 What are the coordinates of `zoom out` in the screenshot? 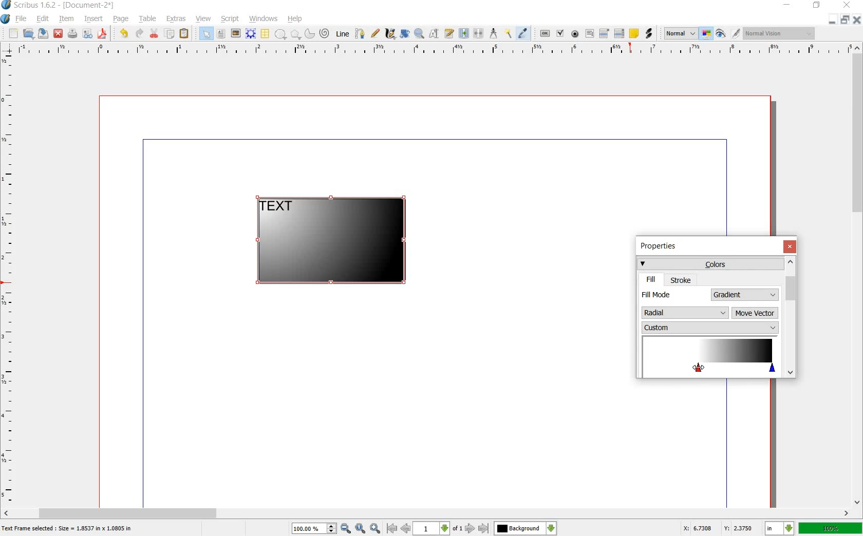 It's located at (346, 529).